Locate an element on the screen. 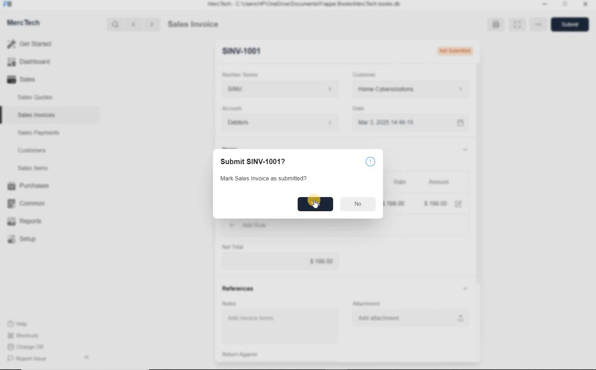  Shortcuts is located at coordinates (27, 336).